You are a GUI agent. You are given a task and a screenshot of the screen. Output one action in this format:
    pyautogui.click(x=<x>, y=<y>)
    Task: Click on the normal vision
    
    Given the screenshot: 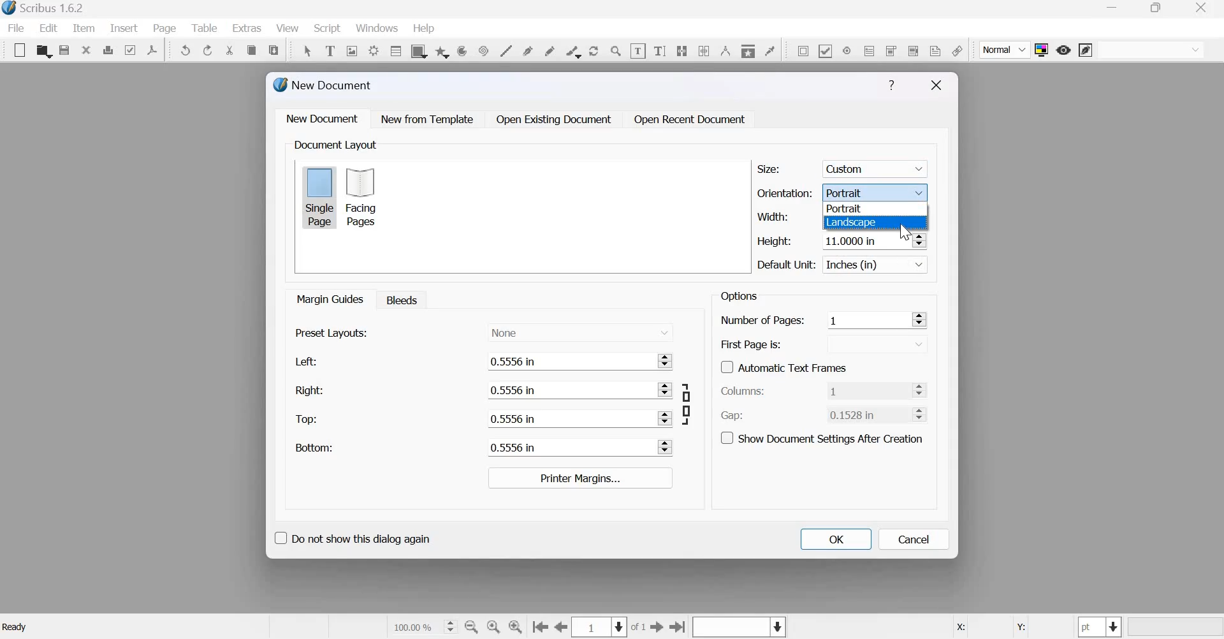 What is the action you would take?
    pyautogui.click(x=1151, y=50)
    